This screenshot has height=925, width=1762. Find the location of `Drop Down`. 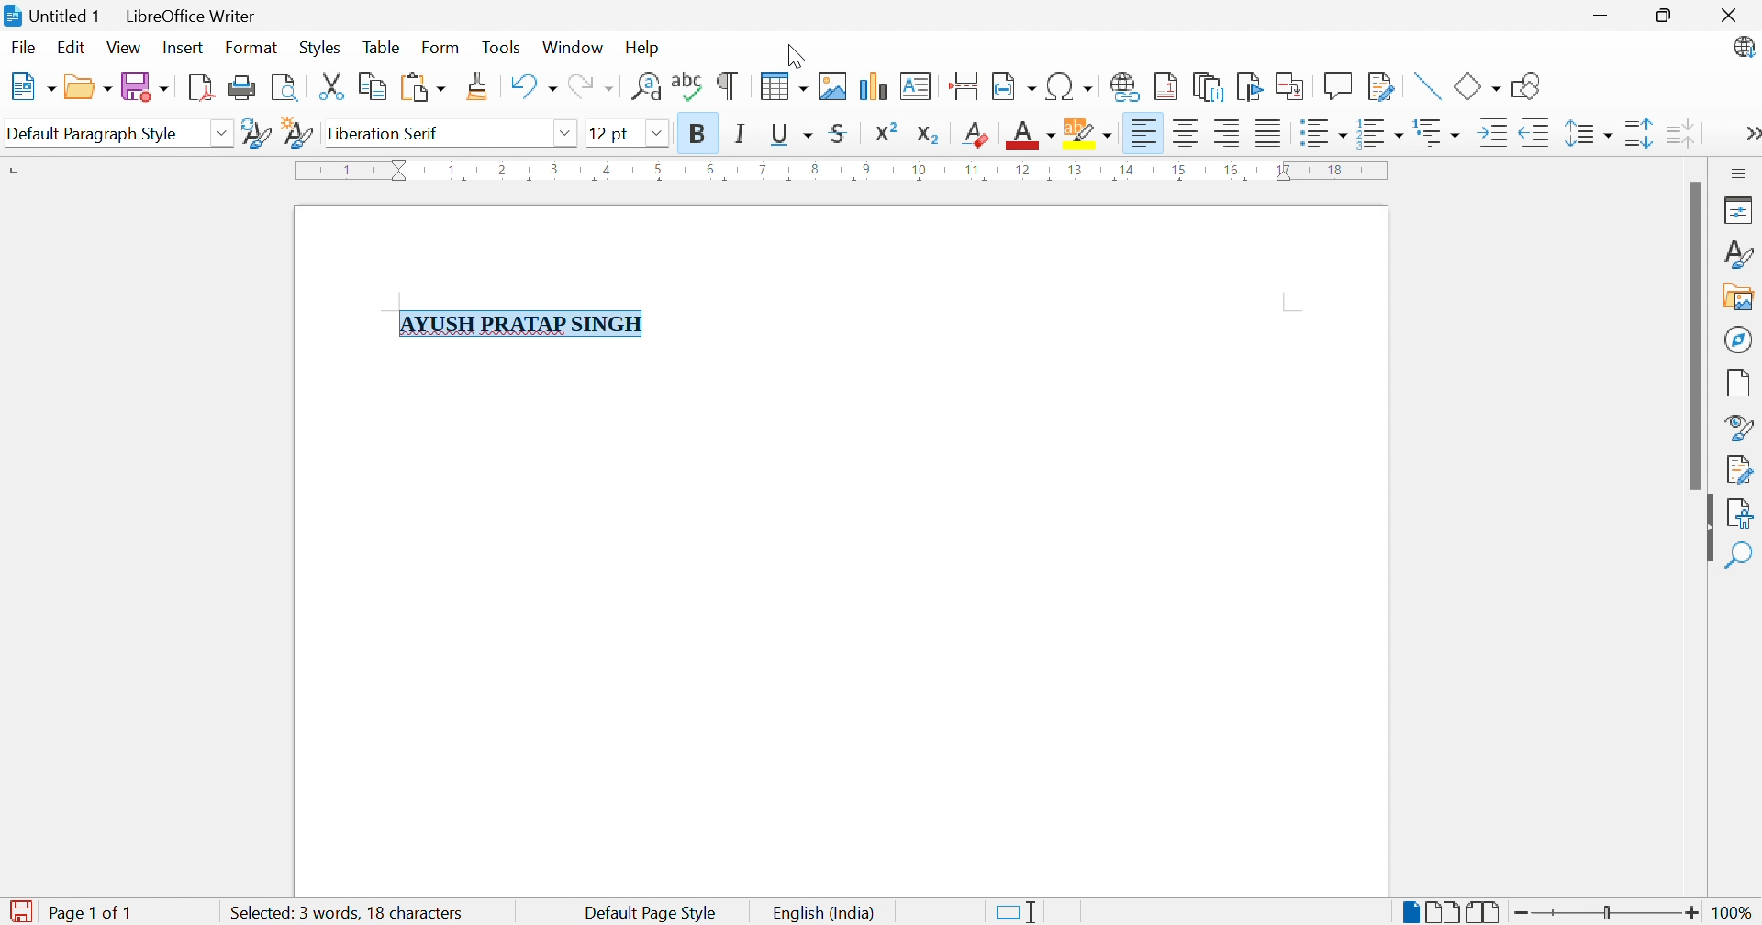

Drop Down is located at coordinates (224, 135).